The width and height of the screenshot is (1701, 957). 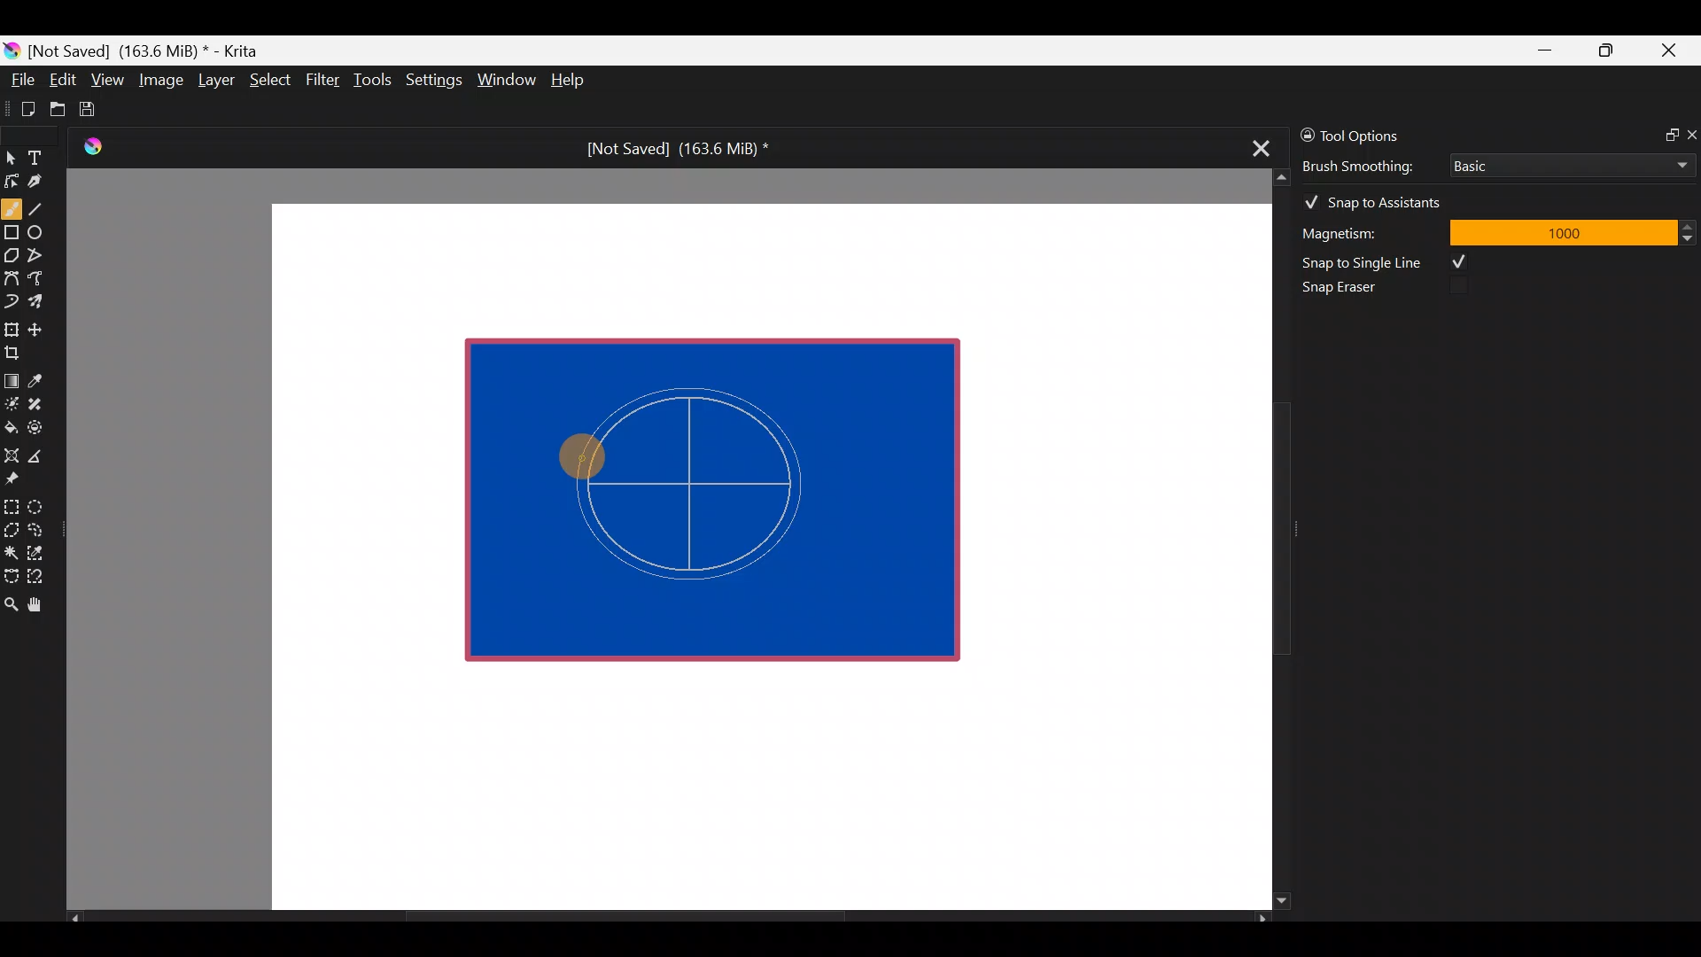 I want to click on Krita logo, so click(x=12, y=50).